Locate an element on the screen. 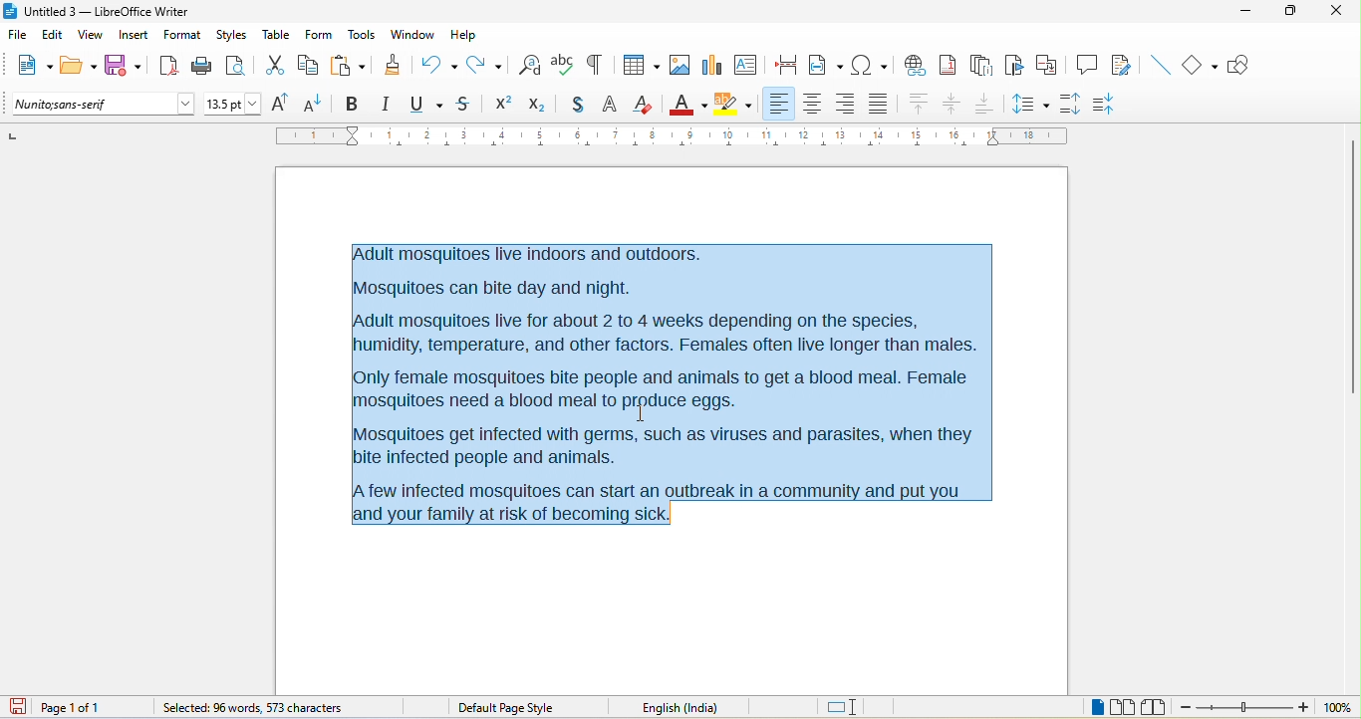 The height and width of the screenshot is (719, 1361). cut is located at coordinates (279, 66).